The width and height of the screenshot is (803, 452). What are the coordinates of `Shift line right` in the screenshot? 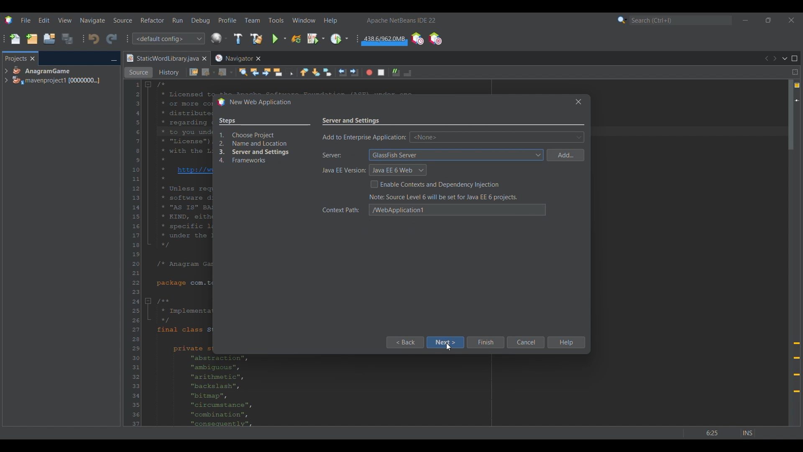 It's located at (354, 72).